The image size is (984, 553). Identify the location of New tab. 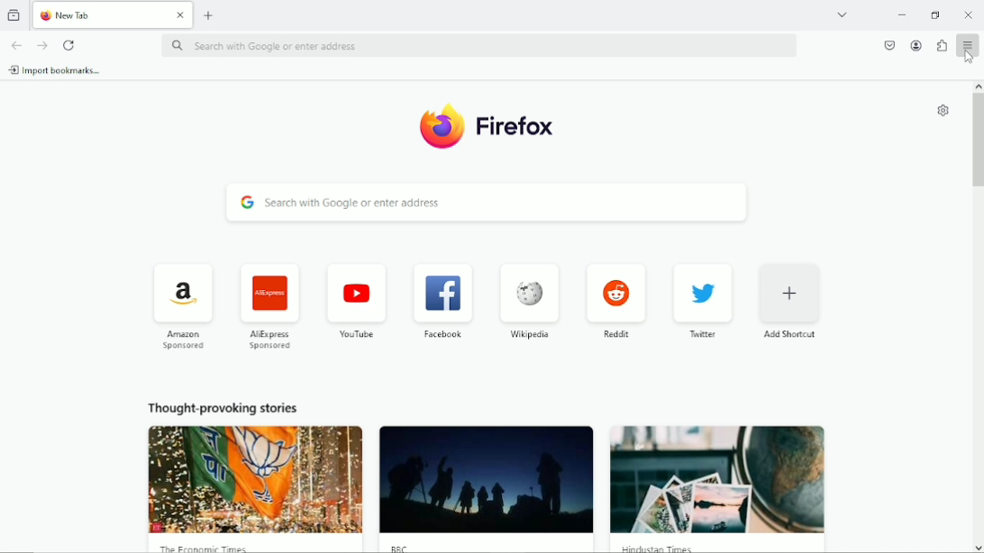
(211, 14).